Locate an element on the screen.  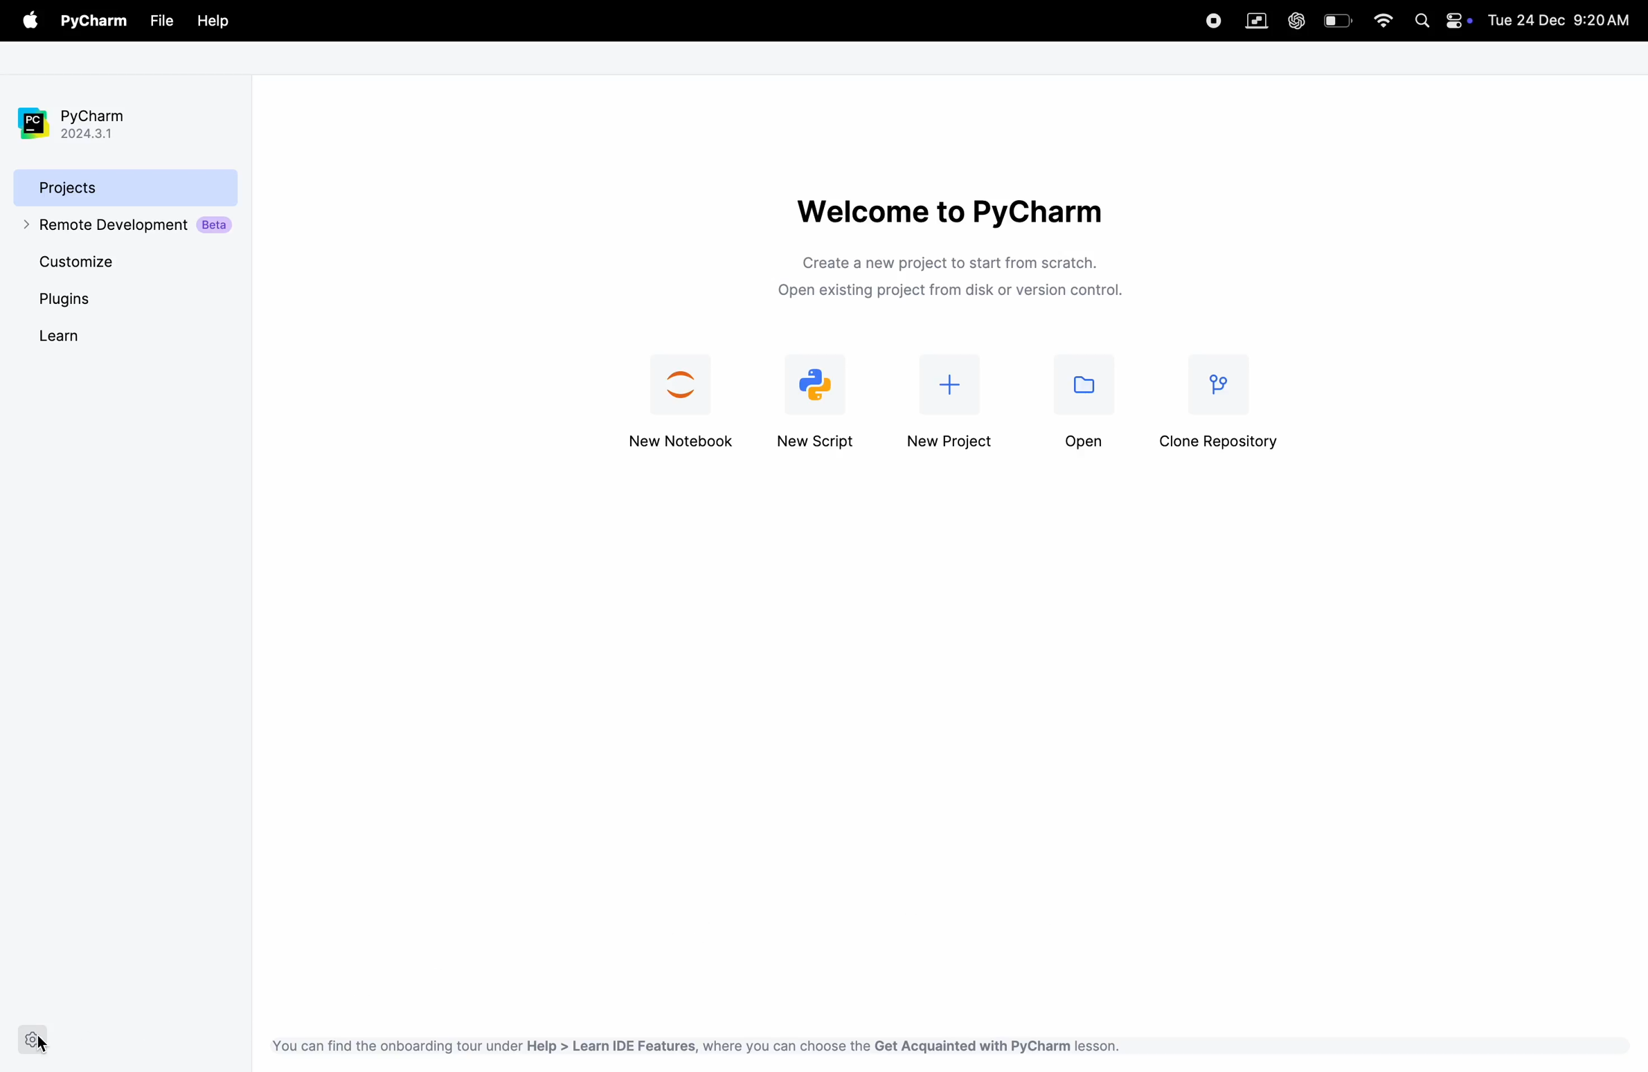
record is located at coordinates (1206, 19).